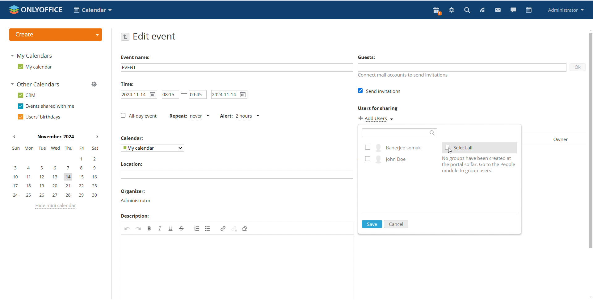 Image resolution: width=593 pixels, height=300 pixels. I want to click on hide mini calendar, so click(57, 207).